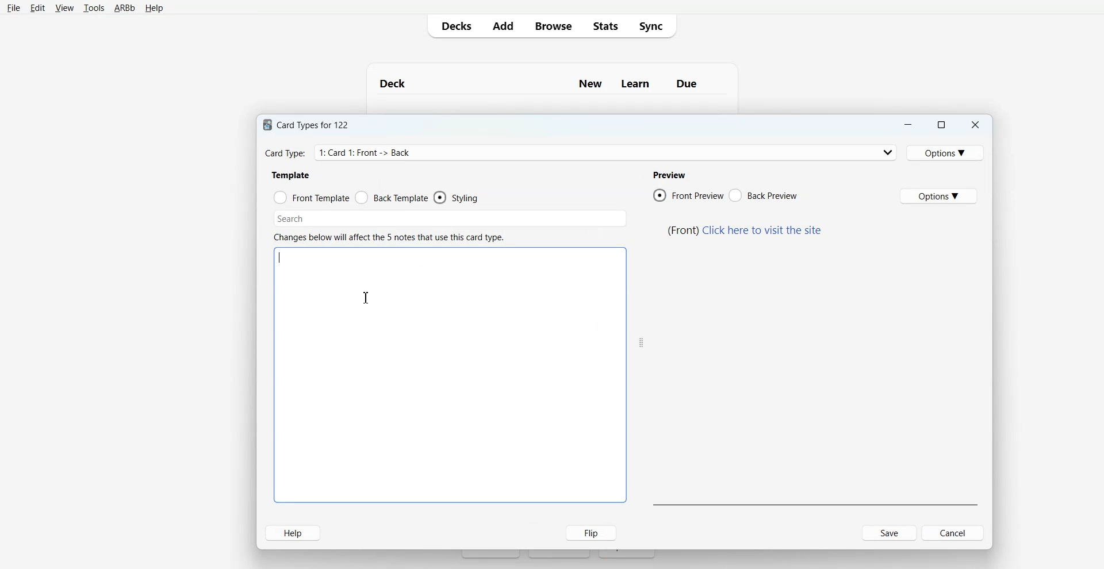 The width and height of the screenshot is (1104, 569). Describe the element at coordinates (294, 175) in the screenshot. I see `text 2` at that location.